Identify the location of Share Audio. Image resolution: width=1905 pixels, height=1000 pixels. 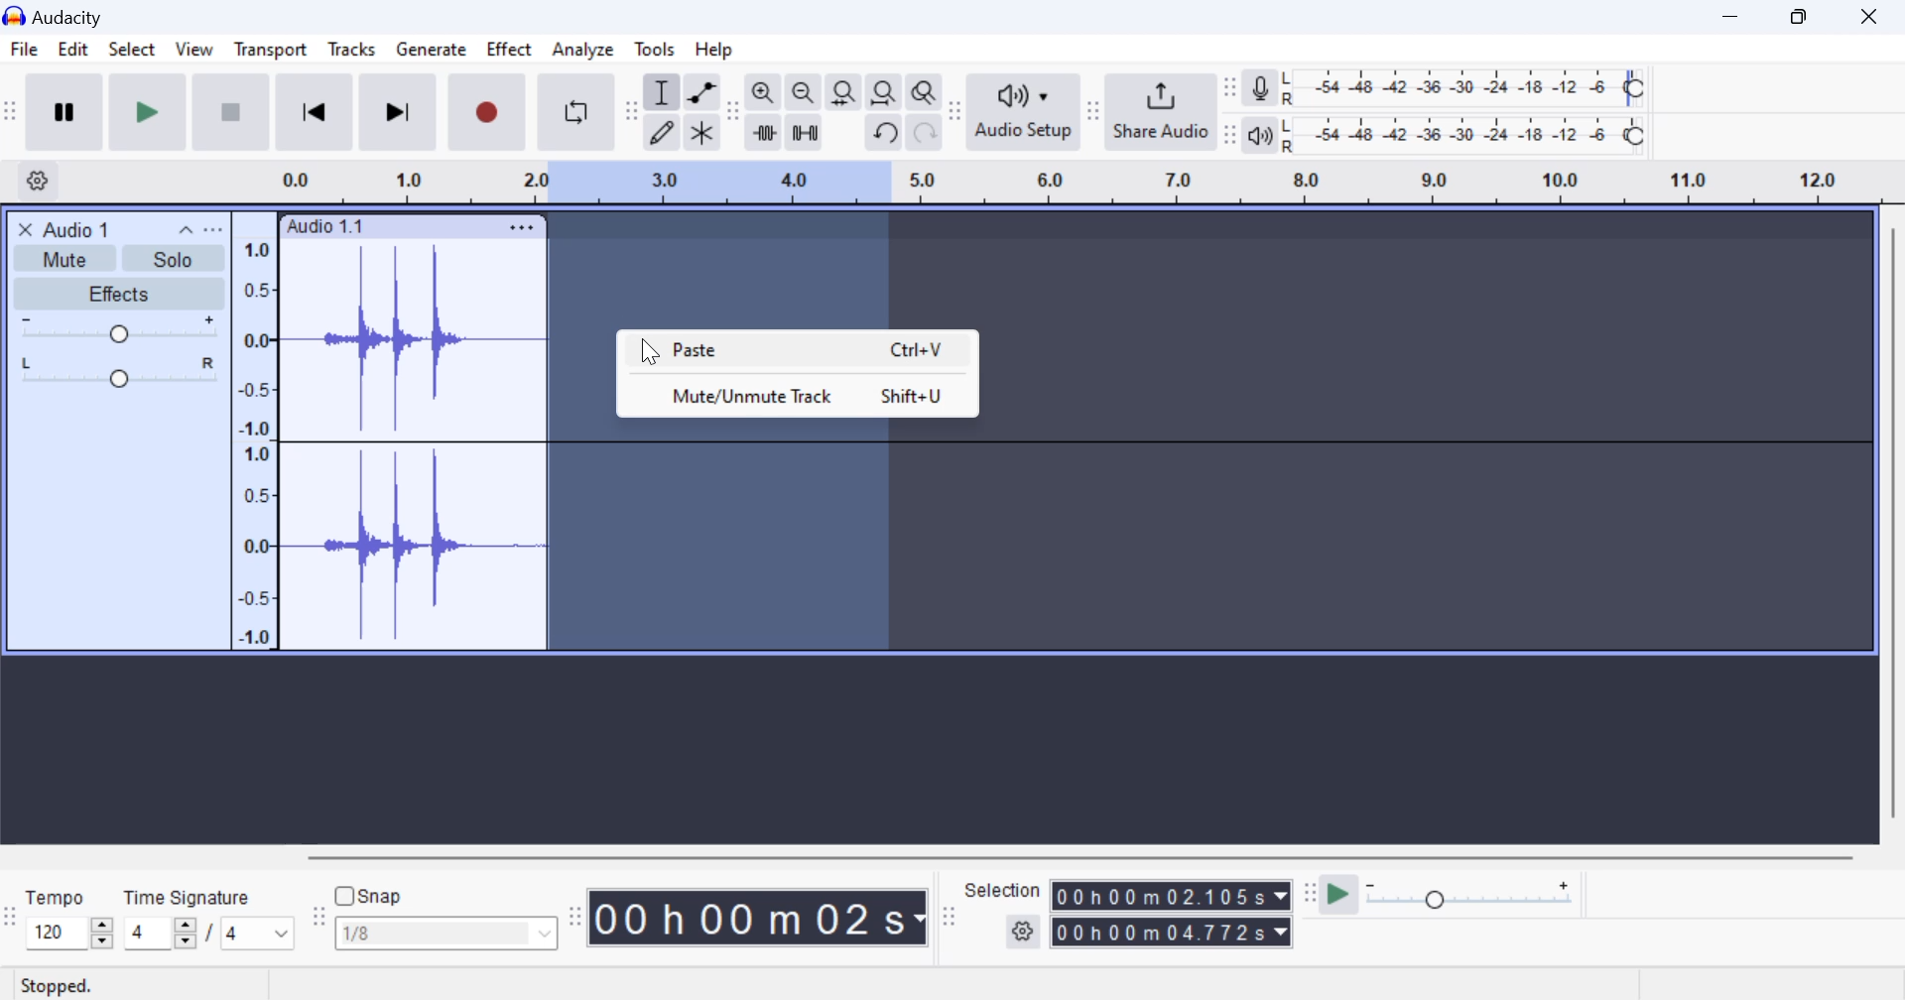
(1160, 111).